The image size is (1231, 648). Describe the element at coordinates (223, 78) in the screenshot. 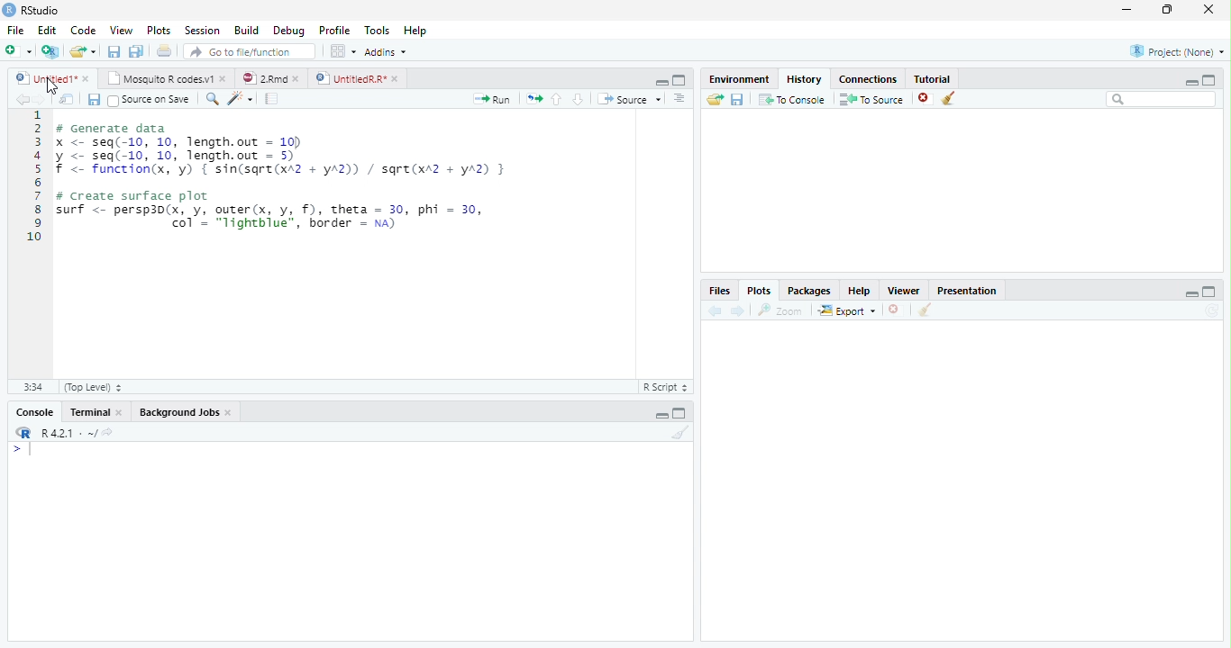

I see `close` at that location.